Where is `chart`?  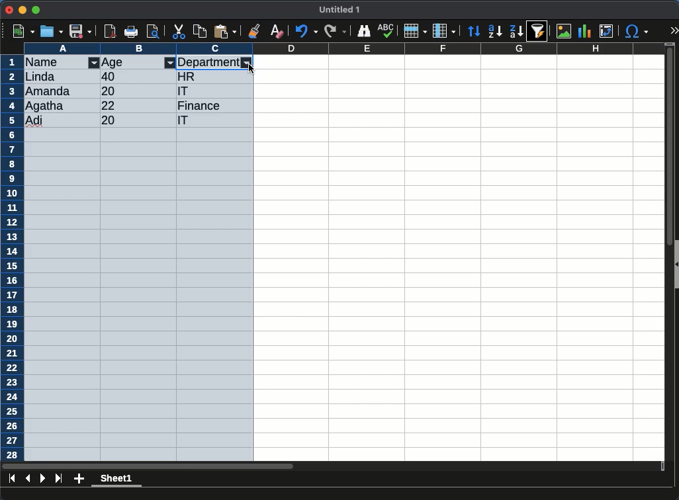
chart is located at coordinates (585, 31).